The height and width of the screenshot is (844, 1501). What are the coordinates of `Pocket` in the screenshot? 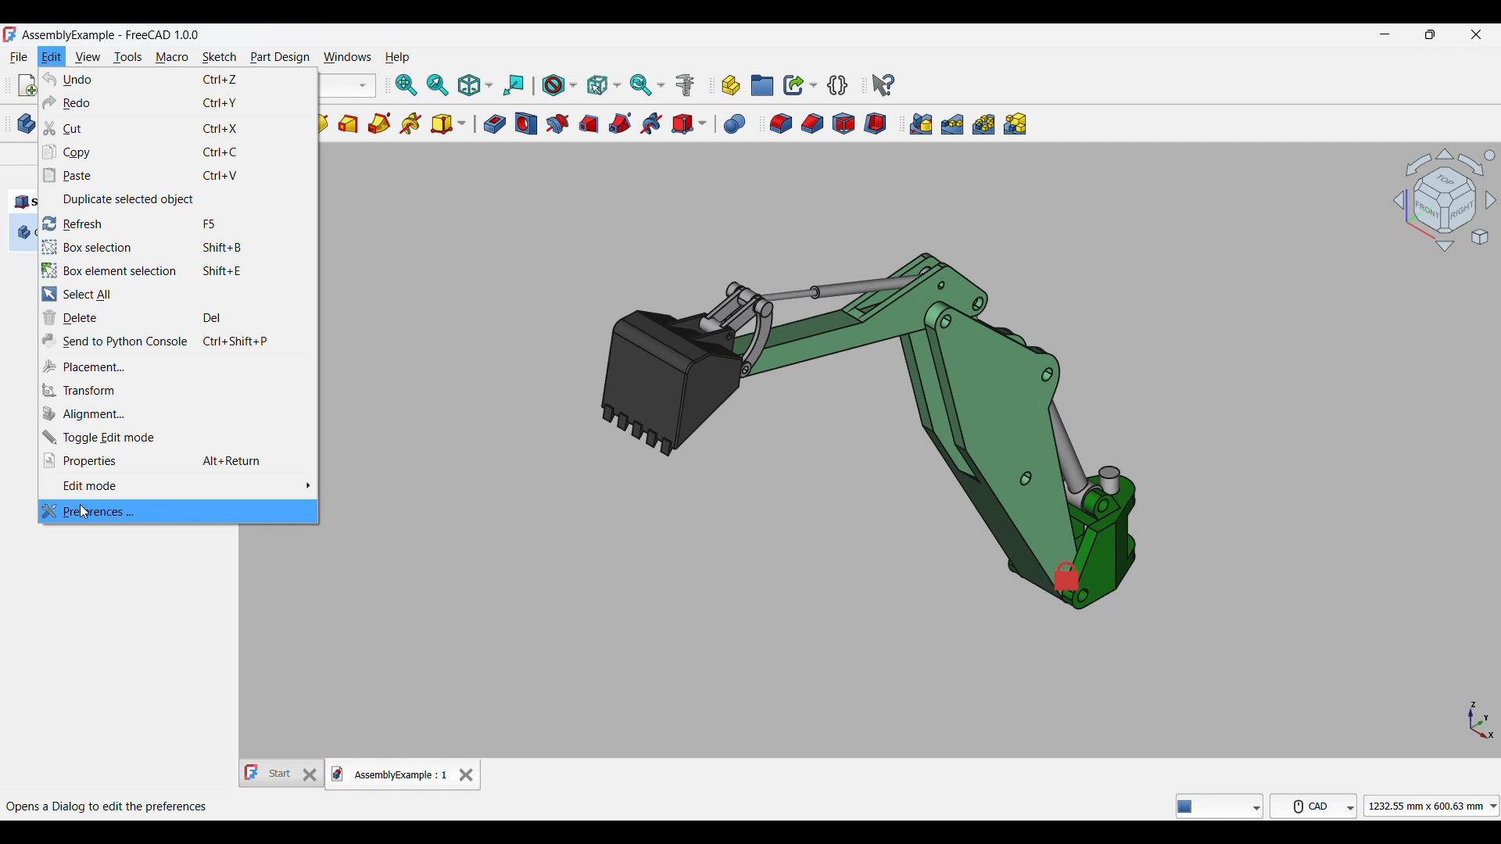 It's located at (495, 124).